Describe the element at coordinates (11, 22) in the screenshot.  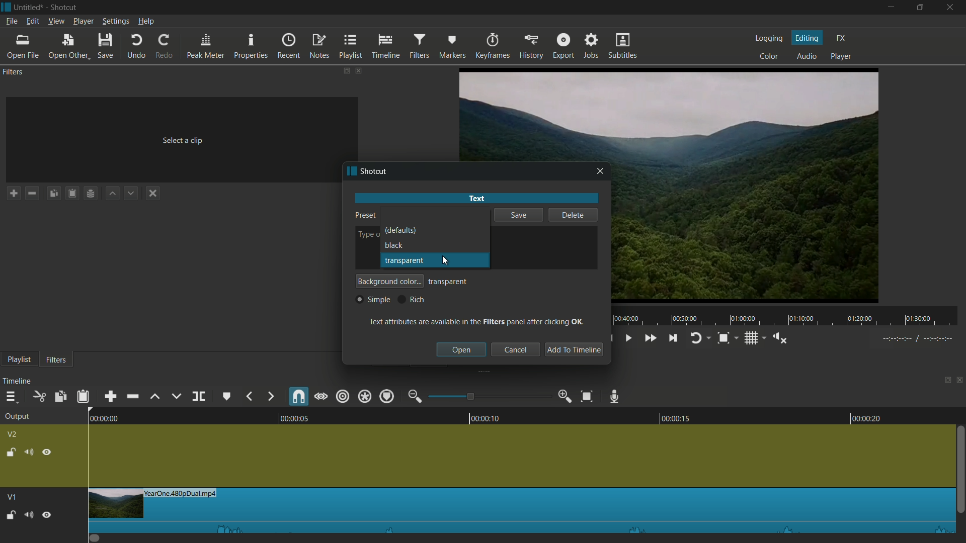
I see `file menu` at that location.